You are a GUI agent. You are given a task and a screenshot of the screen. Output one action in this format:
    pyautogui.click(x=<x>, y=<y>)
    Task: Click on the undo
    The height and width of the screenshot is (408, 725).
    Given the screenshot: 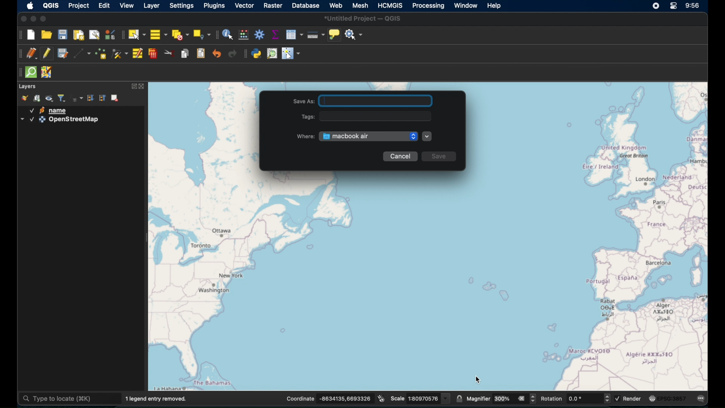 What is the action you would take?
    pyautogui.click(x=216, y=53)
    